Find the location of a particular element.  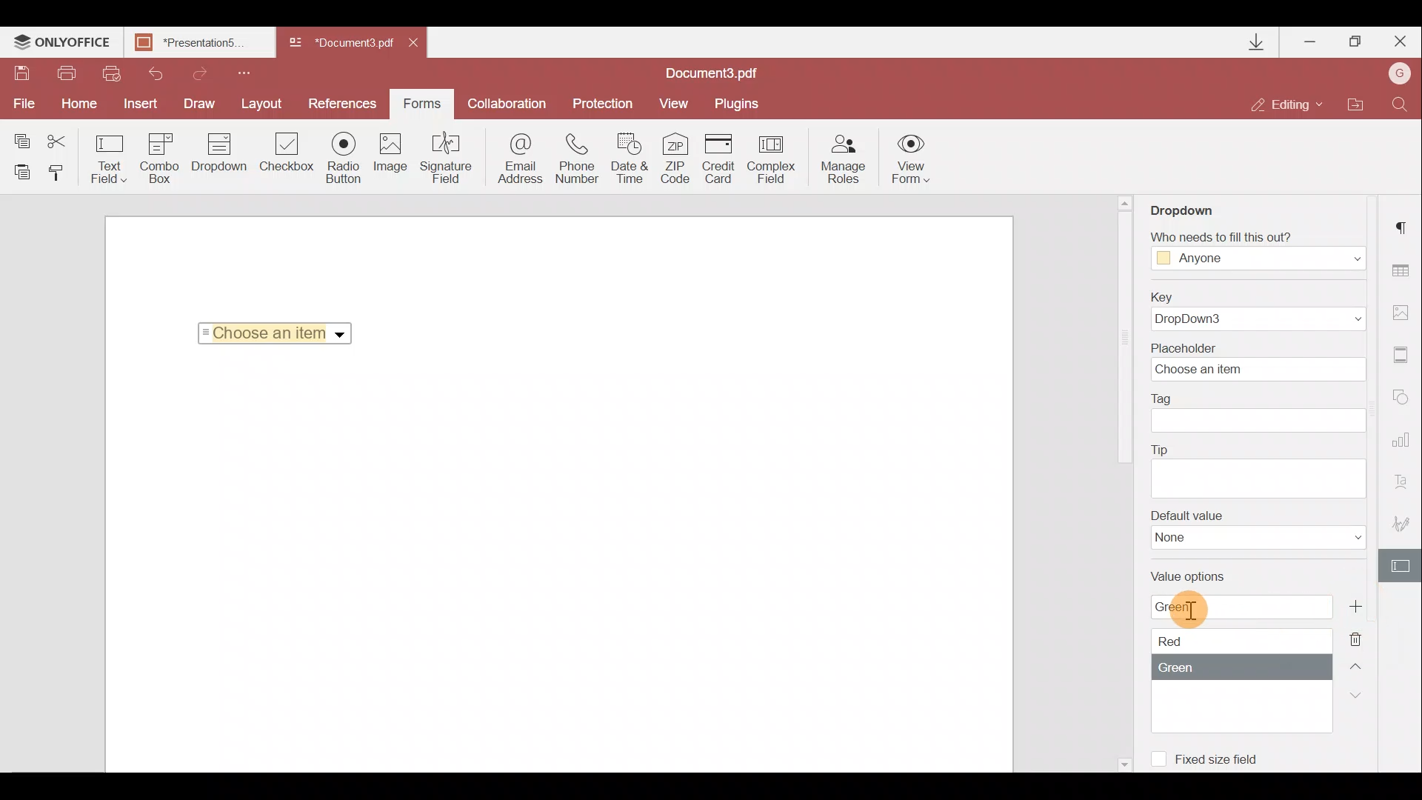

Up is located at coordinates (1358, 664).